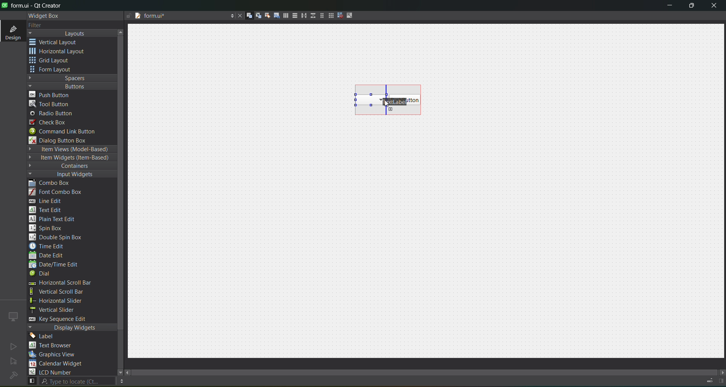  Describe the element at coordinates (72, 78) in the screenshot. I see `spaces` at that location.